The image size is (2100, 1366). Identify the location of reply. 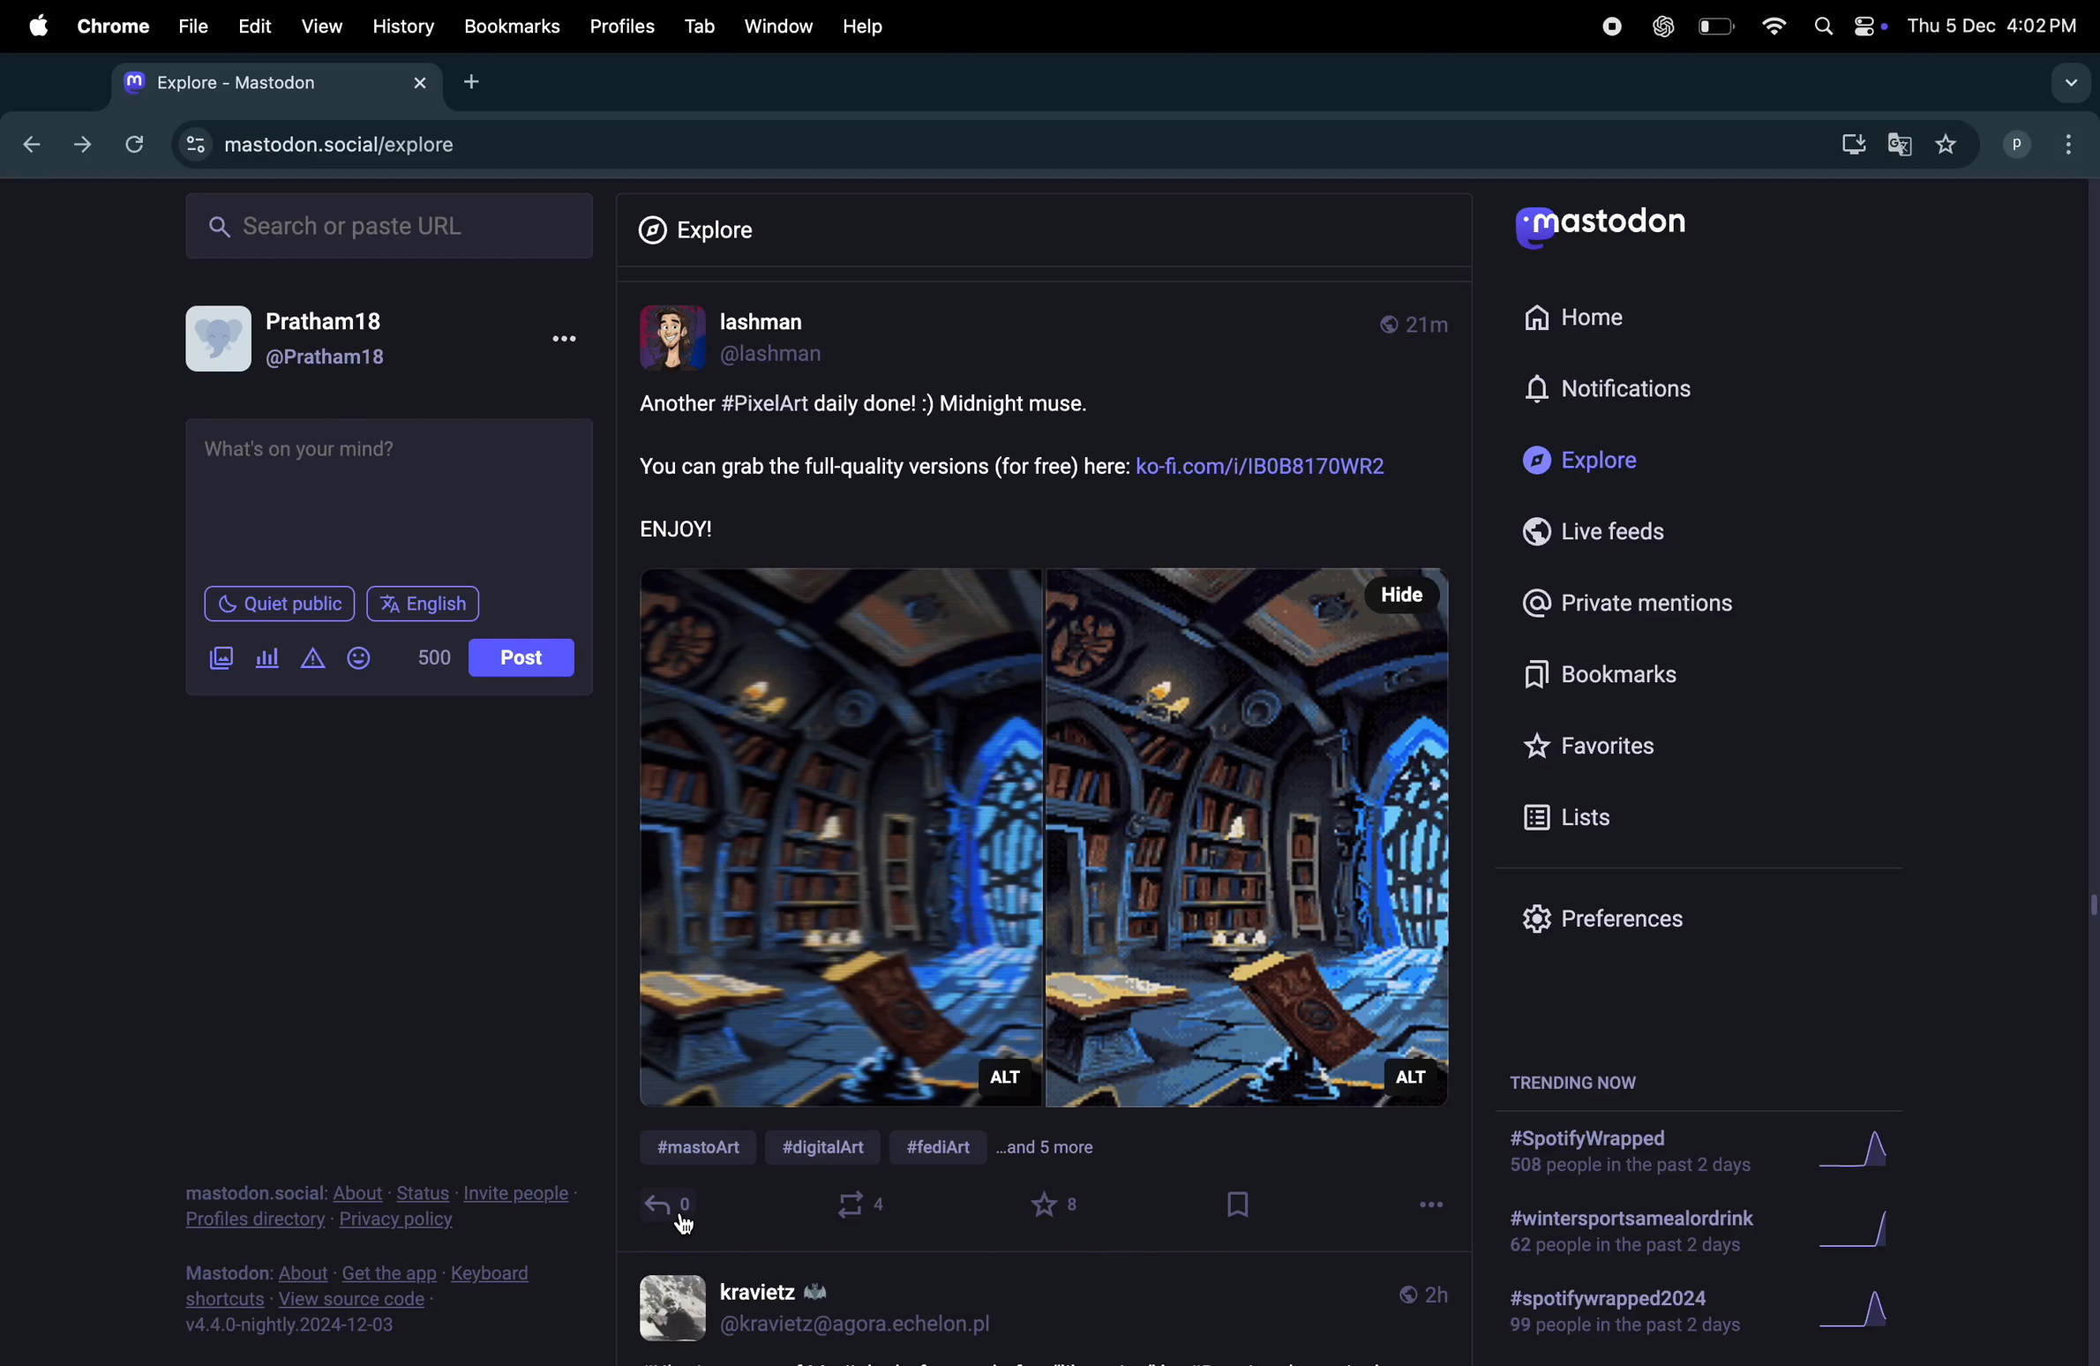
(672, 1209).